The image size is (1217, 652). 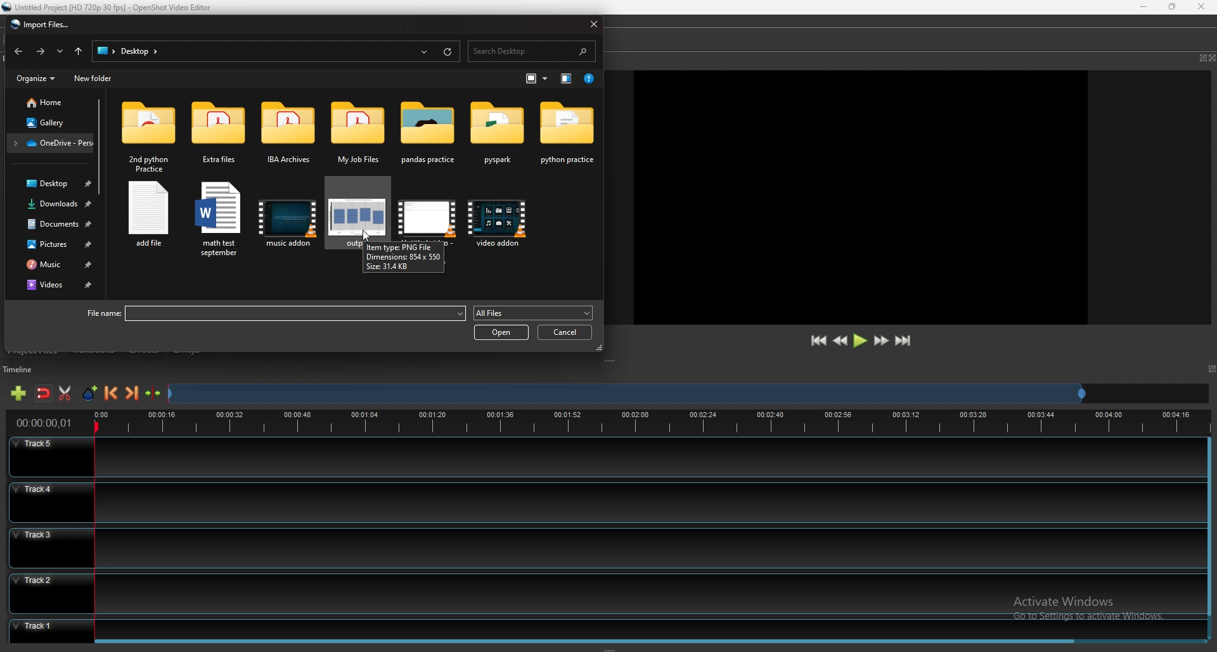 What do you see at coordinates (112, 6) in the screenshot?
I see `file name` at bounding box center [112, 6].